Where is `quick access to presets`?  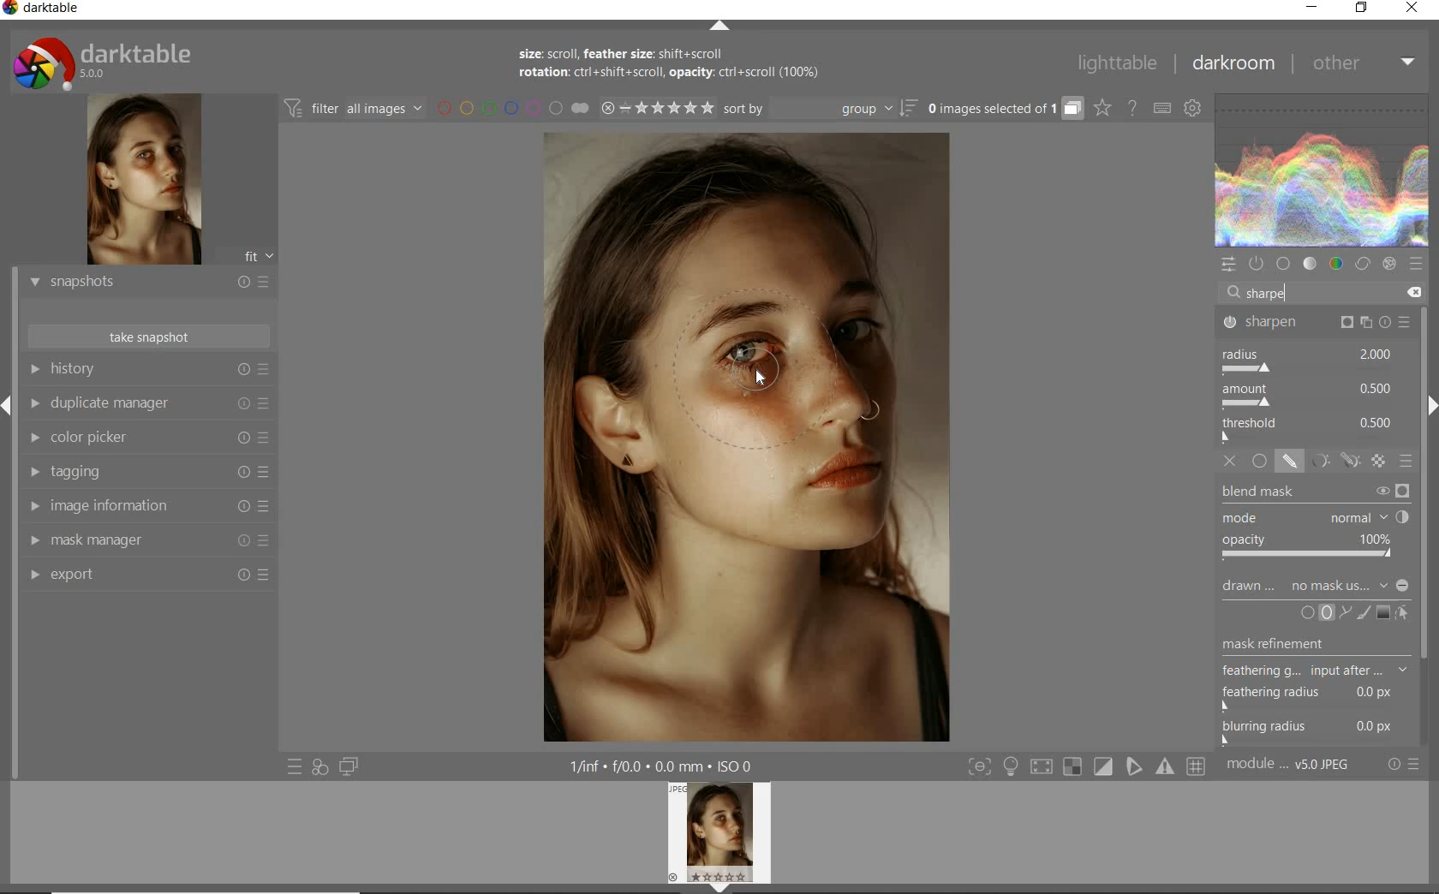 quick access to presets is located at coordinates (296, 766).